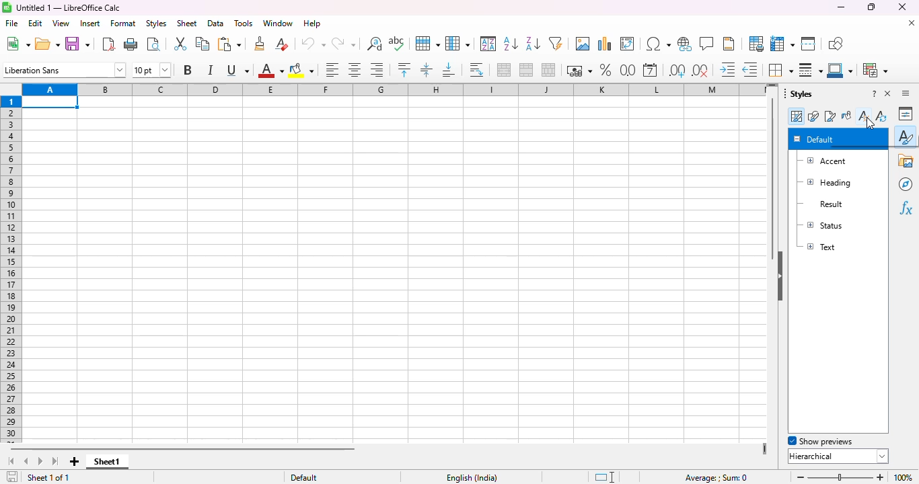 This screenshot has width=919, height=484. What do you see at coordinates (628, 44) in the screenshot?
I see `insert or edit pivot table` at bounding box center [628, 44].